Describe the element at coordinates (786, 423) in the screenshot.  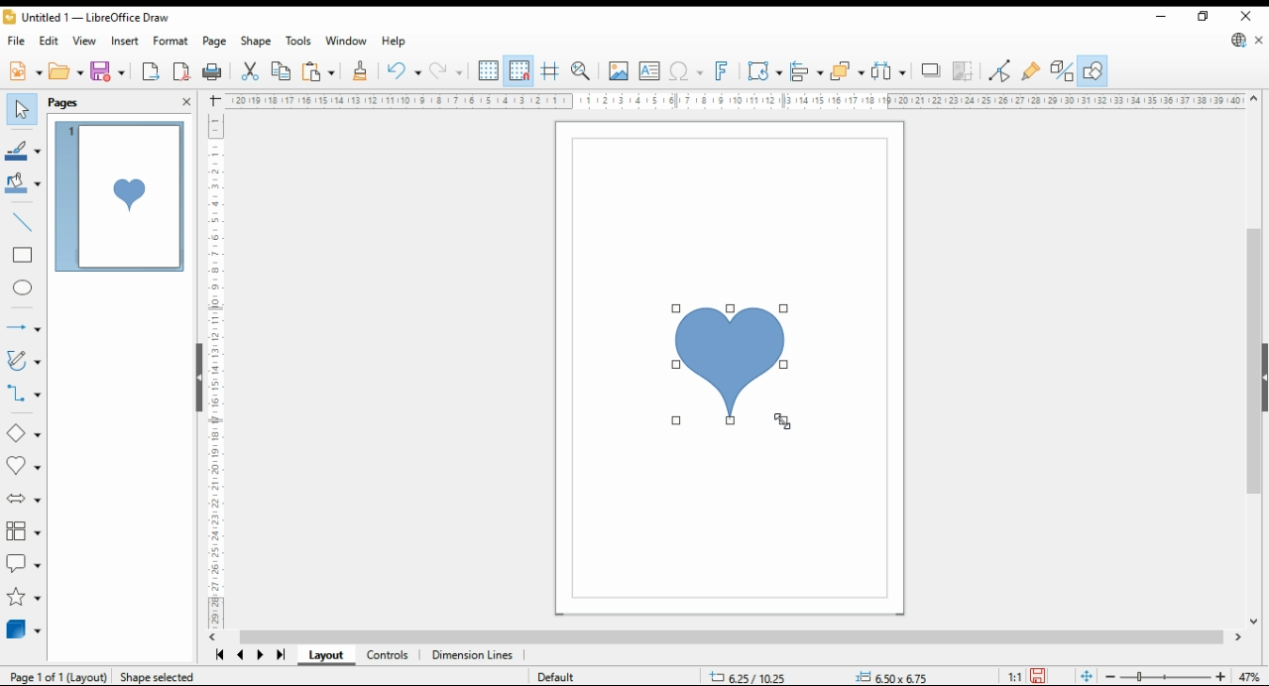
I see `mouse pointer` at that location.